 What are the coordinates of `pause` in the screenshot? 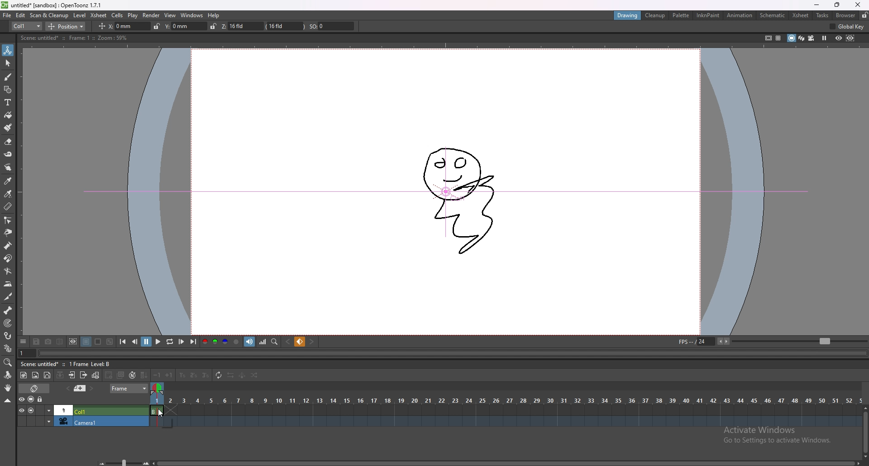 It's located at (146, 342).